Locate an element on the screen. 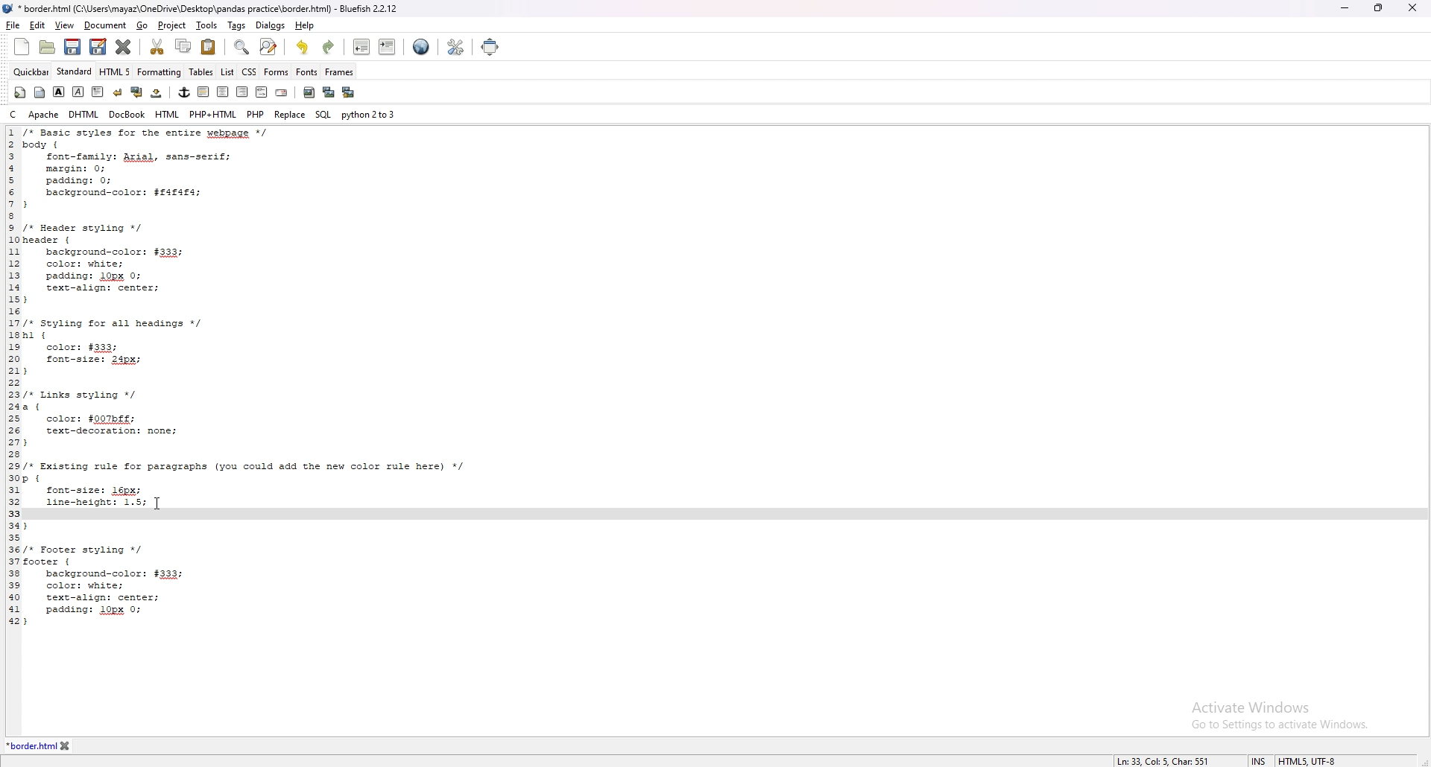 The width and height of the screenshot is (1431, 767). css is located at coordinates (249, 71).